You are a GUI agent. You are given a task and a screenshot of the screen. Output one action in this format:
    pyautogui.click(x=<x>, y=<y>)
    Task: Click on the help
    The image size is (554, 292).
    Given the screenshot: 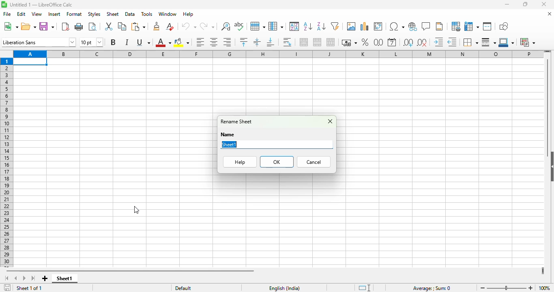 What is the action you would take?
    pyautogui.click(x=188, y=14)
    